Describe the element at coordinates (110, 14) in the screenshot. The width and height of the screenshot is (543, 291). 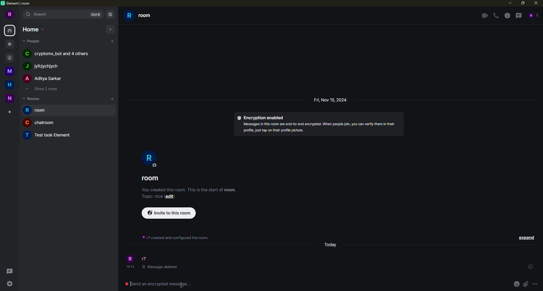
I see `navigator` at that location.